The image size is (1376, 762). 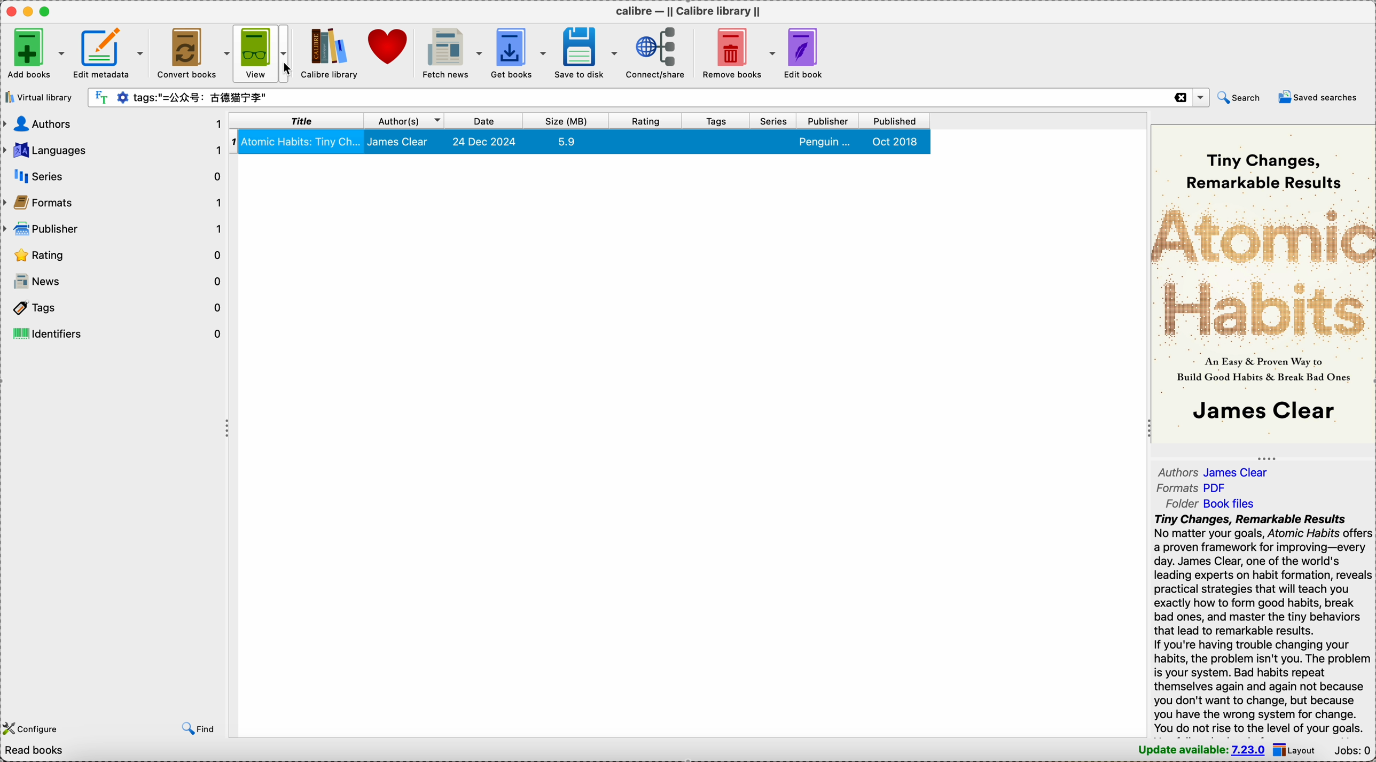 I want to click on rating, so click(x=646, y=120).